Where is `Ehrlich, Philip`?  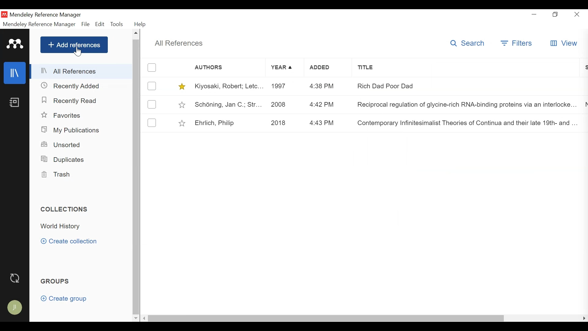 Ehrlich, Philip is located at coordinates (229, 123).